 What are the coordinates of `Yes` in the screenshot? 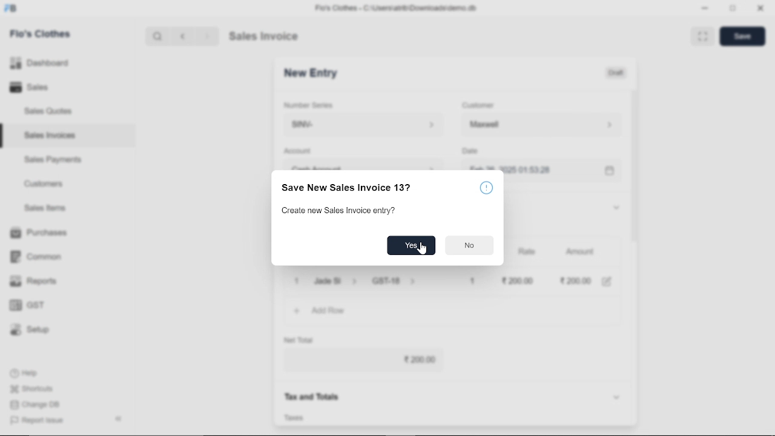 It's located at (412, 246).